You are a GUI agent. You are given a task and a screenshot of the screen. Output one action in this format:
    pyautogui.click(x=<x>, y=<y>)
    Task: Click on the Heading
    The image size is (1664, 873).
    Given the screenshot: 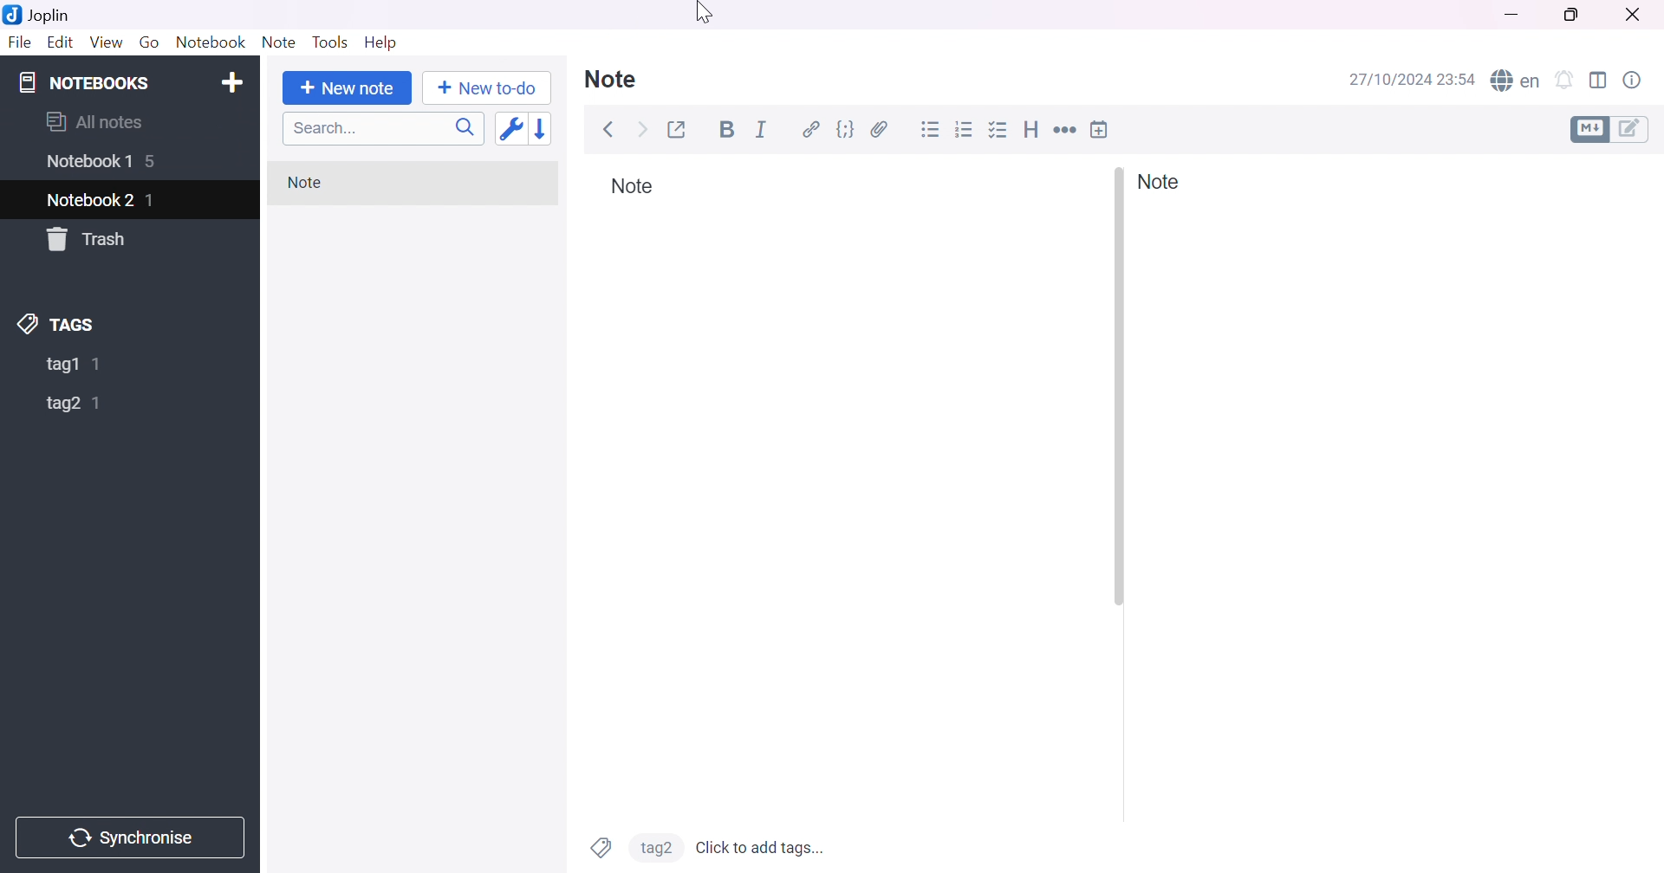 What is the action you would take?
    pyautogui.click(x=1033, y=130)
    